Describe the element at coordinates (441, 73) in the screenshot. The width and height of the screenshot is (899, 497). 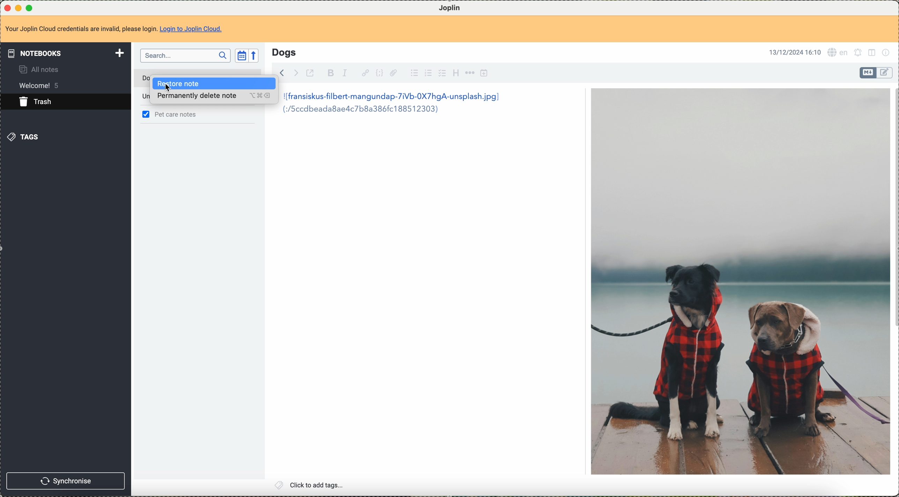
I see `checkbox` at that location.